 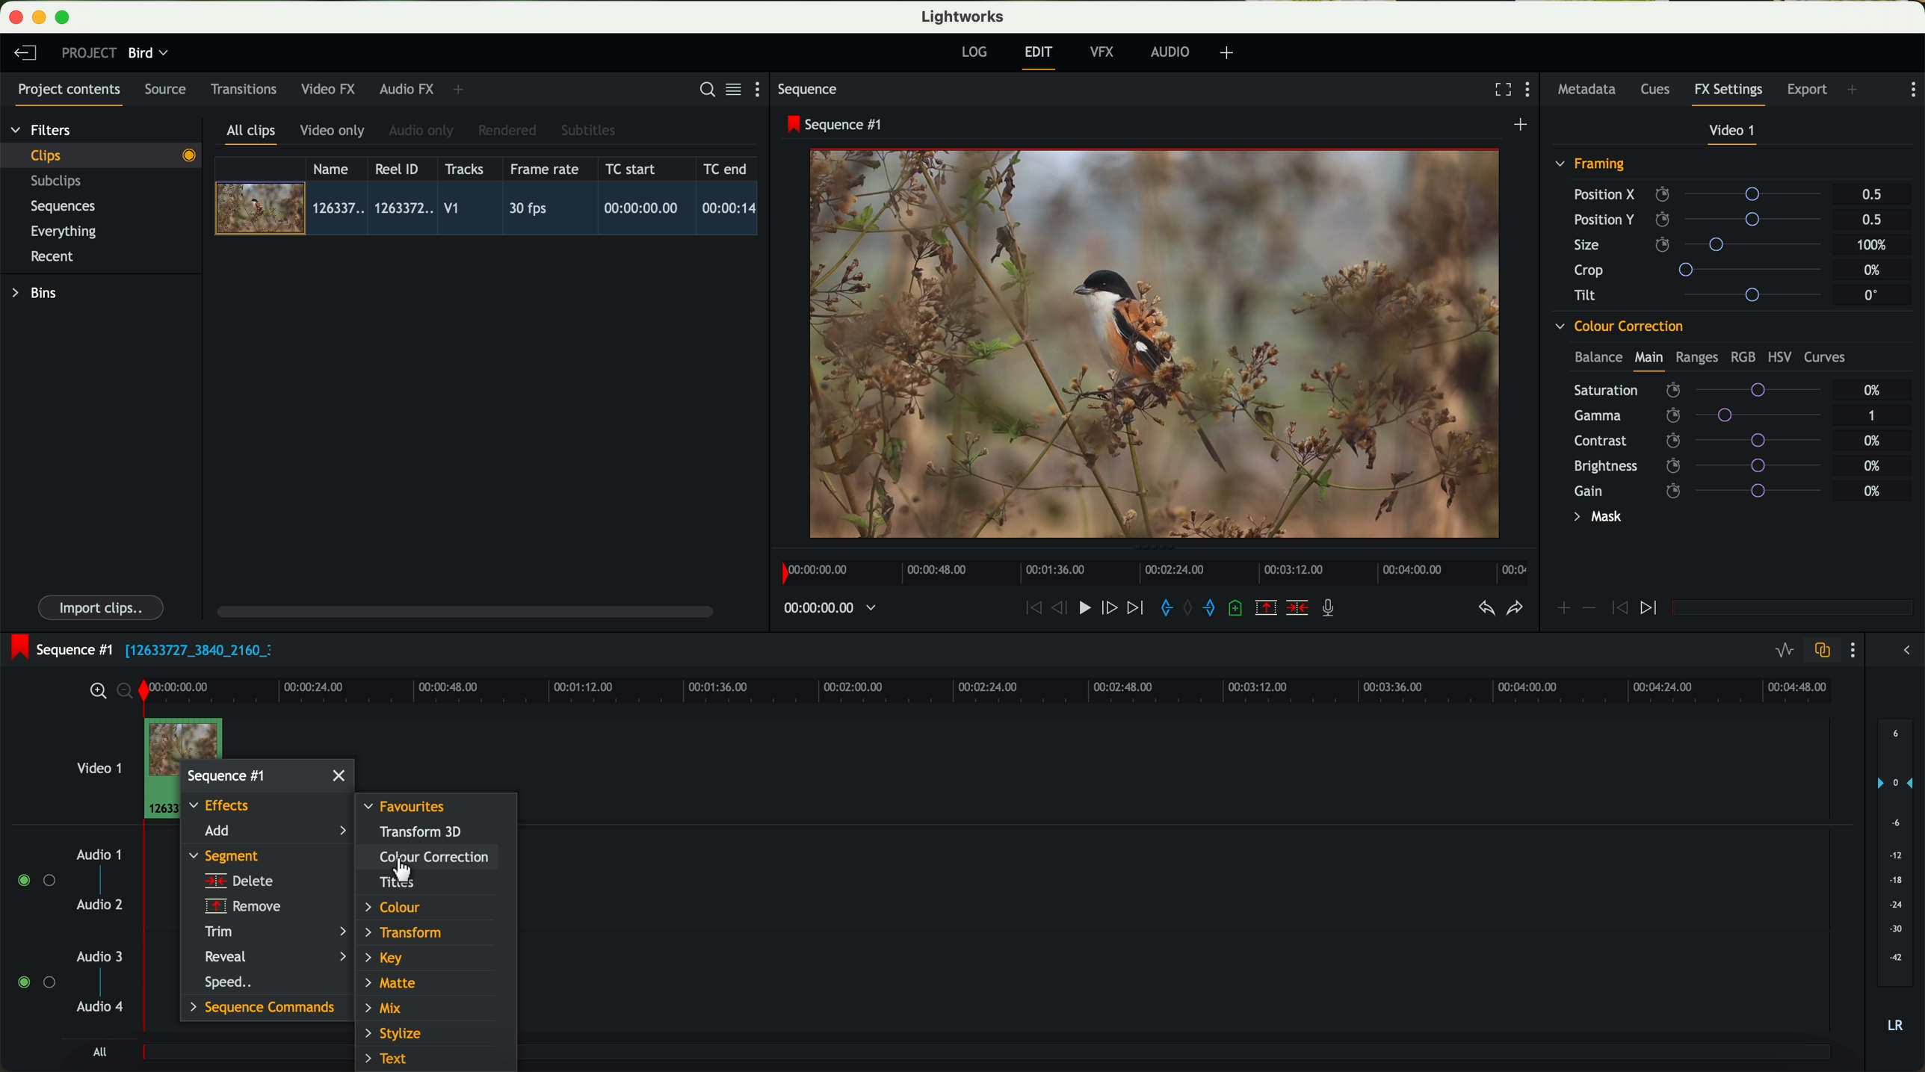 What do you see at coordinates (1742, 356) in the screenshot?
I see `RGB` at bounding box center [1742, 356].